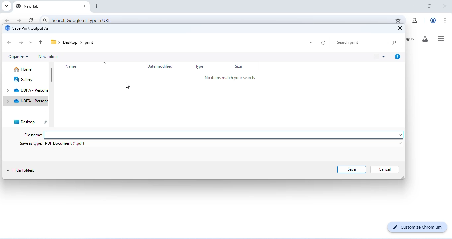 The width and height of the screenshot is (452, 239). I want to click on desktop, so click(28, 122).